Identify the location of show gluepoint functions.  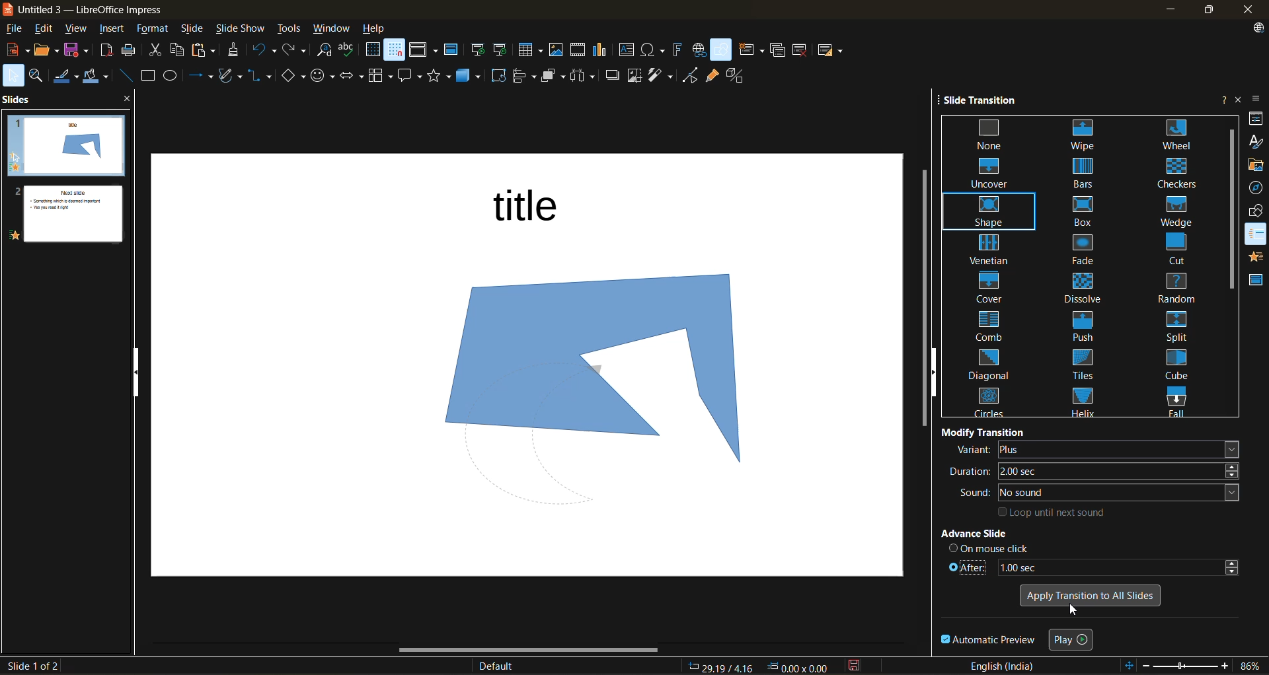
(713, 76).